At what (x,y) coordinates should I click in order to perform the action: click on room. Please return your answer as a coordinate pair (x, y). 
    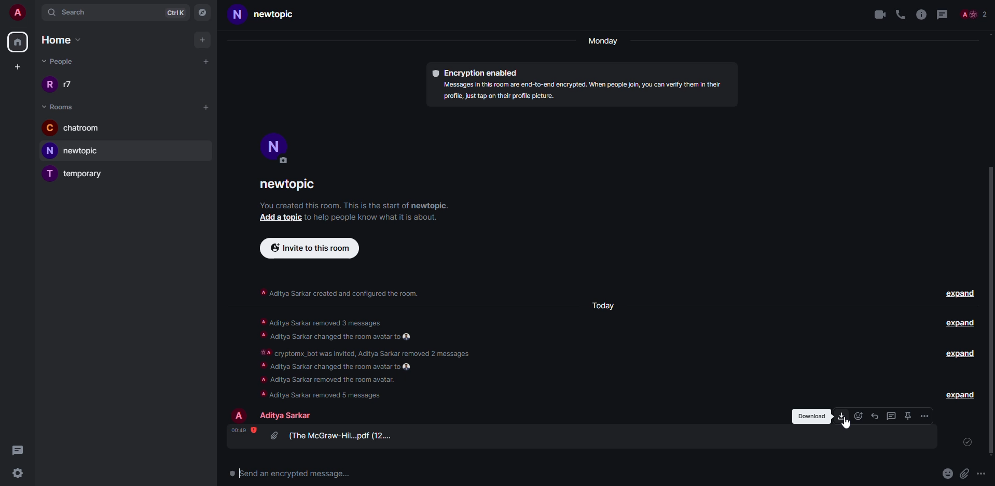
    Looking at the image, I should click on (61, 107).